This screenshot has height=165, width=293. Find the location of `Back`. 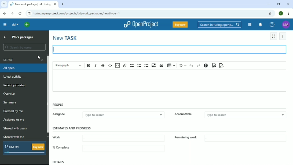

Back is located at coordinates (5, 38).